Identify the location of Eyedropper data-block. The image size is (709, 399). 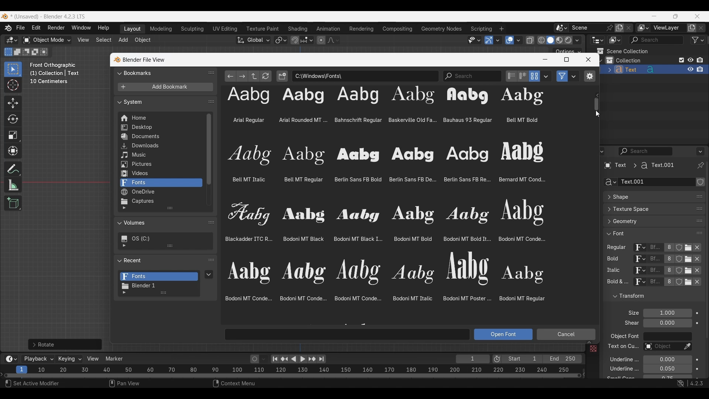
(696, 194).